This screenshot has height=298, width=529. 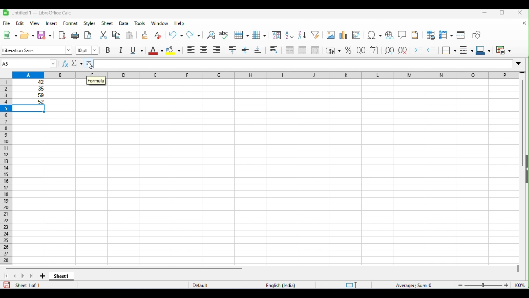 What do you see at coordinates (51, 23) in the screenshot?
I see `insert` at bounding box center [51, 23].